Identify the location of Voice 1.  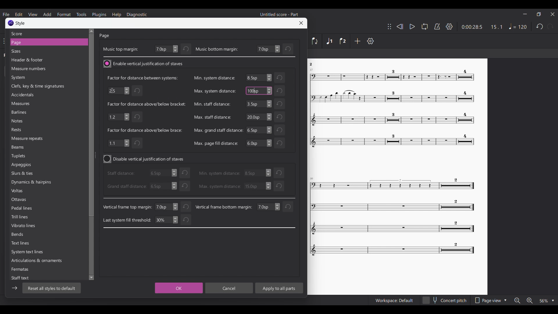
(329, 41).